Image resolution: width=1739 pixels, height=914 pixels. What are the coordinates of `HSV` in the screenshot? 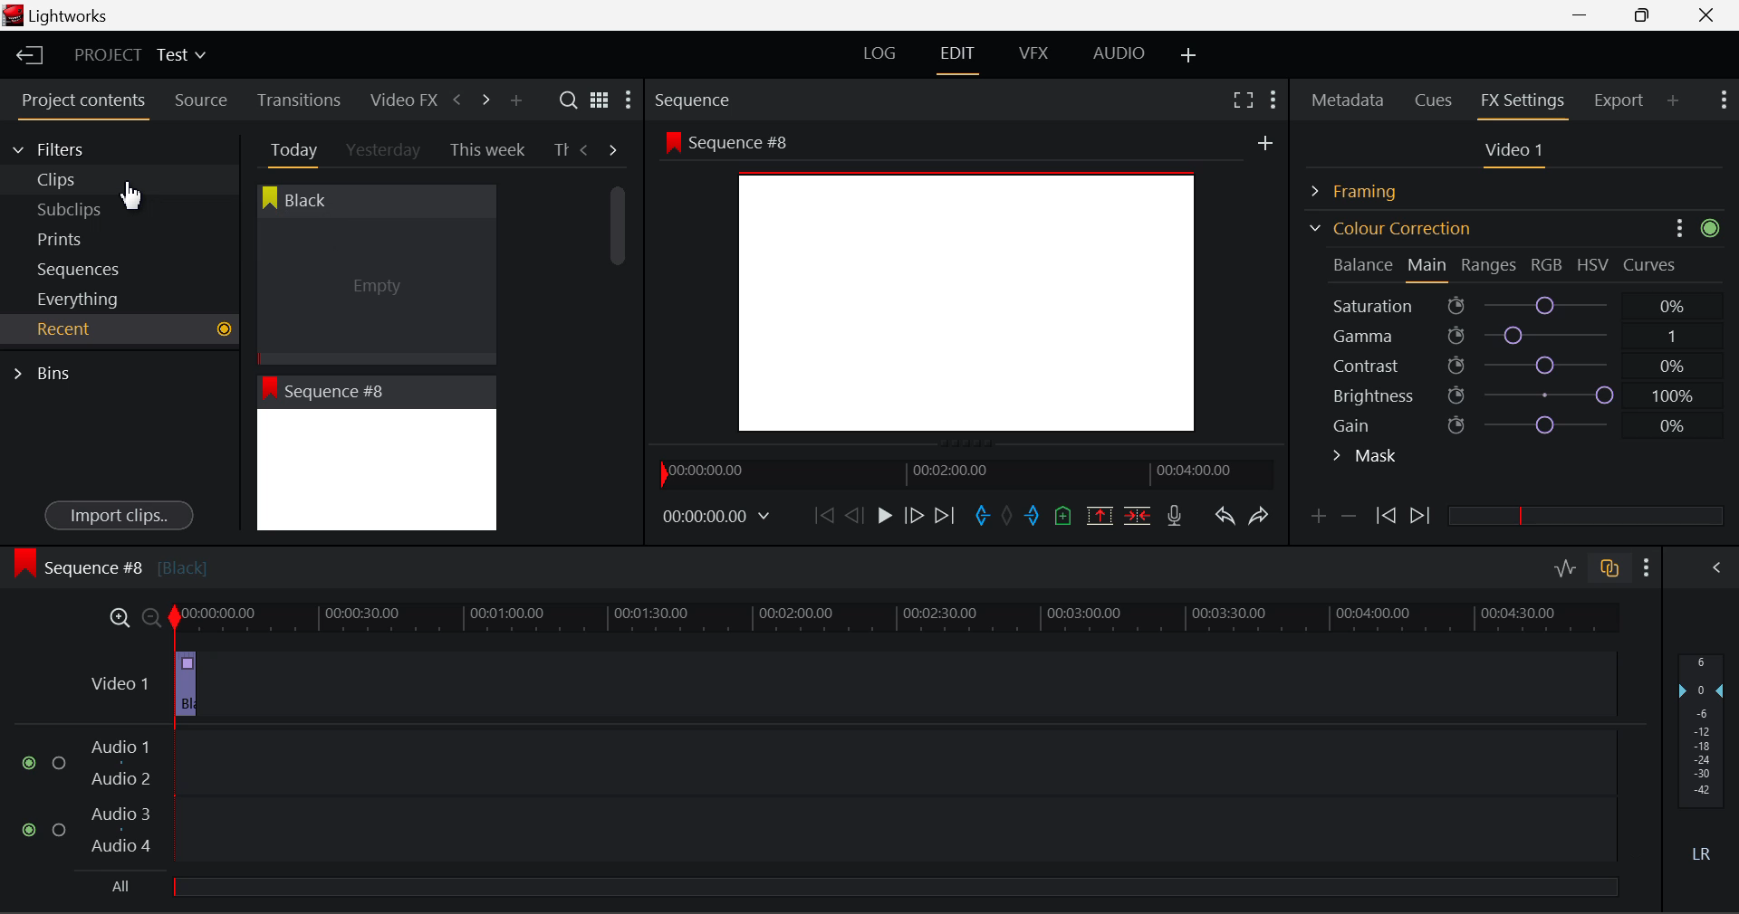 It's located at (1593, 264).